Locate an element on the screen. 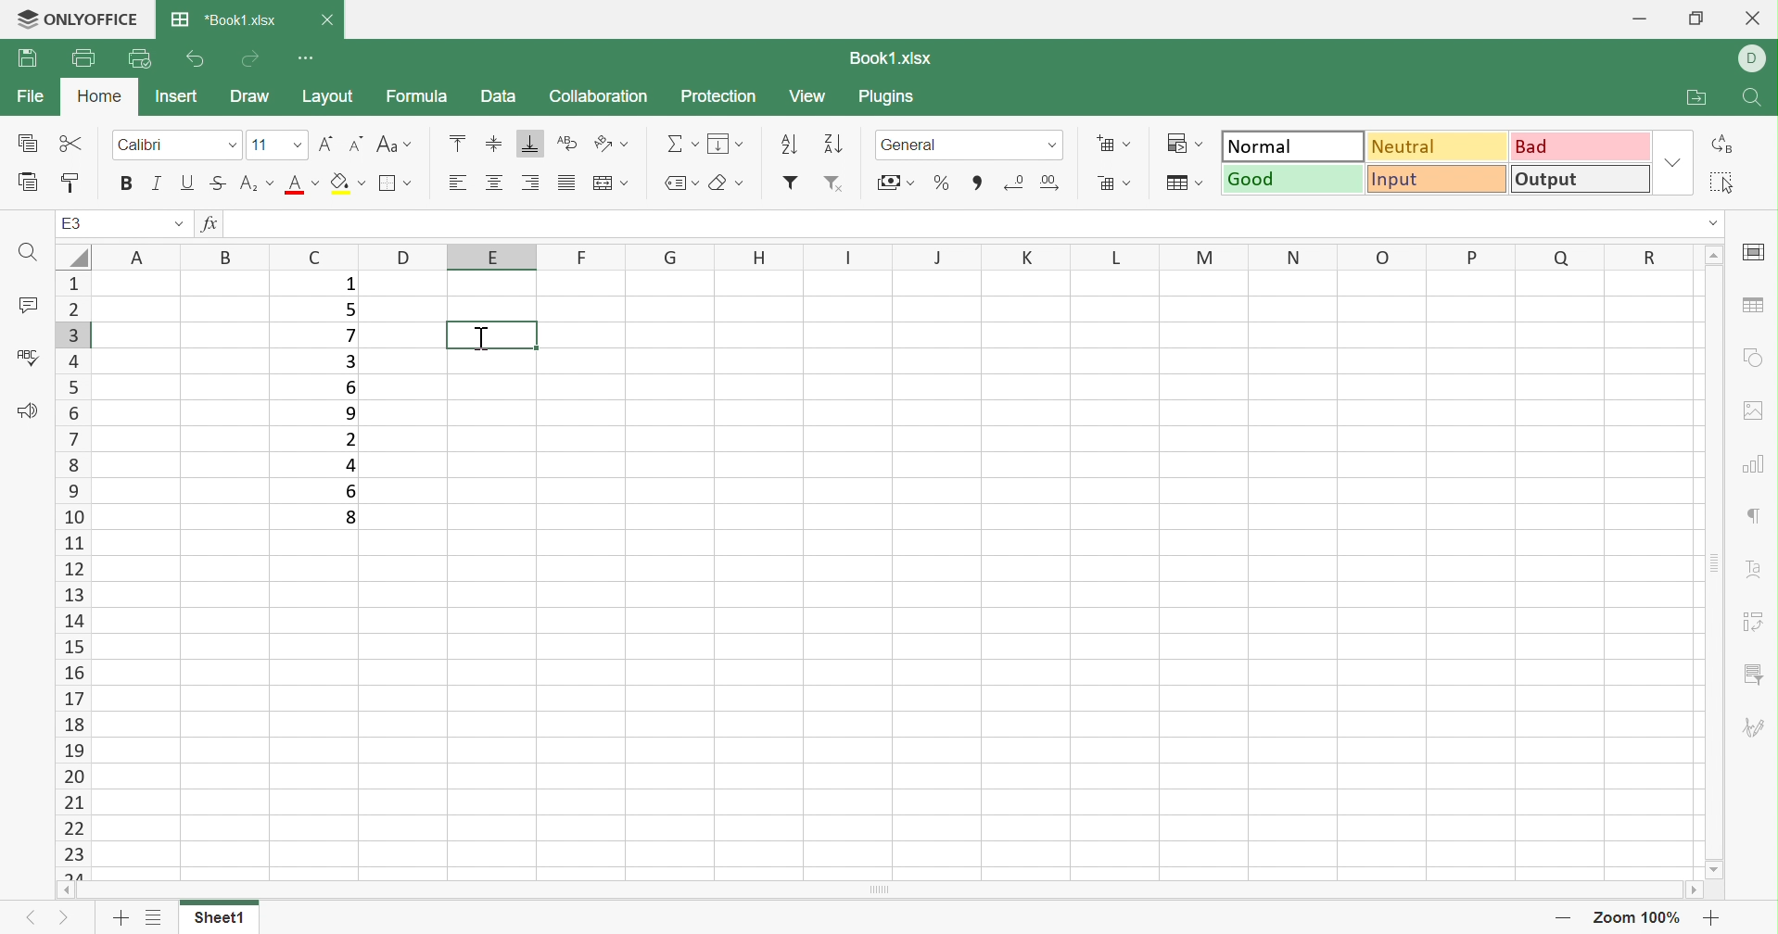 This screenshot has width=1778, height=934. Align Bottom is located at coordinates (533, 147).